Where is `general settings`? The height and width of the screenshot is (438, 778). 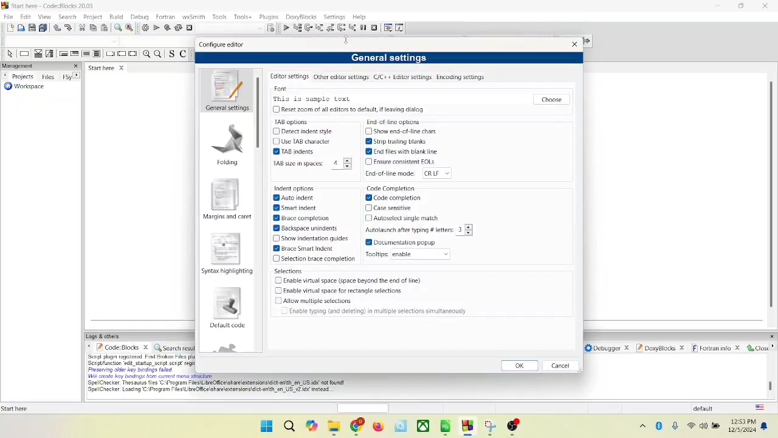 general settings is located at coordinates (391, 58).